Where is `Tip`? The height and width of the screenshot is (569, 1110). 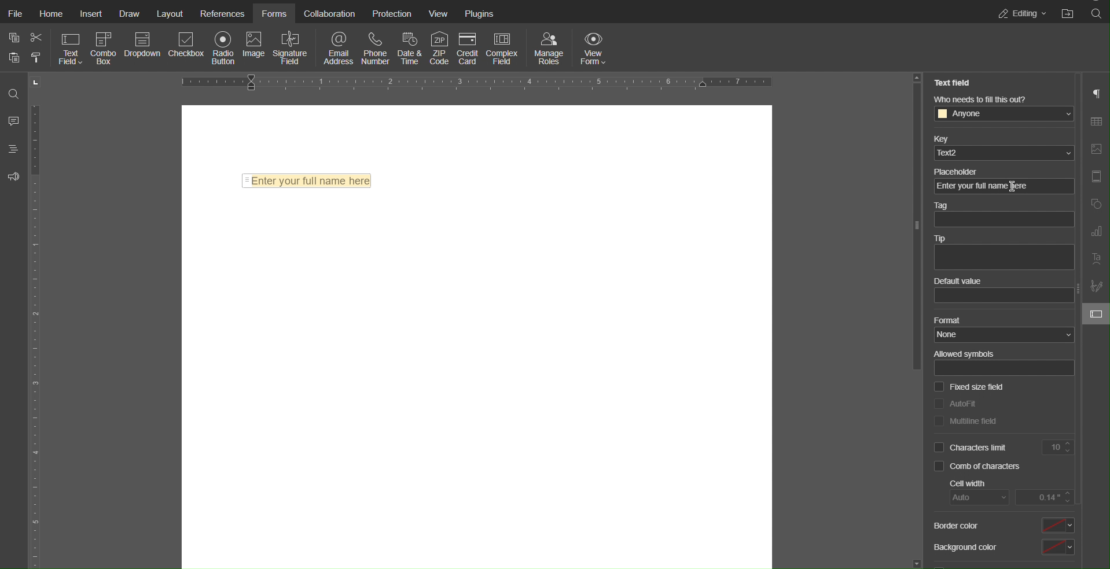
Tip is located at coordinates (1004, 252).